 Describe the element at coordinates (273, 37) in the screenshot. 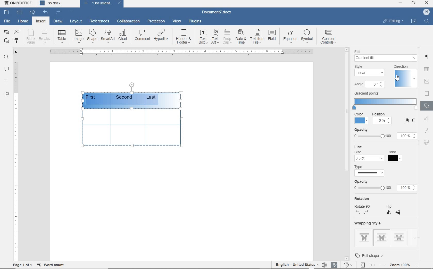

I see `field` at that location.